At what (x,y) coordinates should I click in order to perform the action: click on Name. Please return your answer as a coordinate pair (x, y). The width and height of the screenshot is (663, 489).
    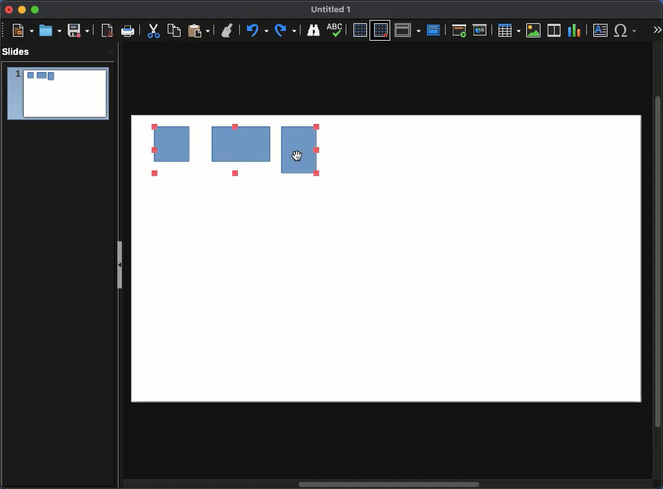
    Looking at the image, I should click on (334, 10).